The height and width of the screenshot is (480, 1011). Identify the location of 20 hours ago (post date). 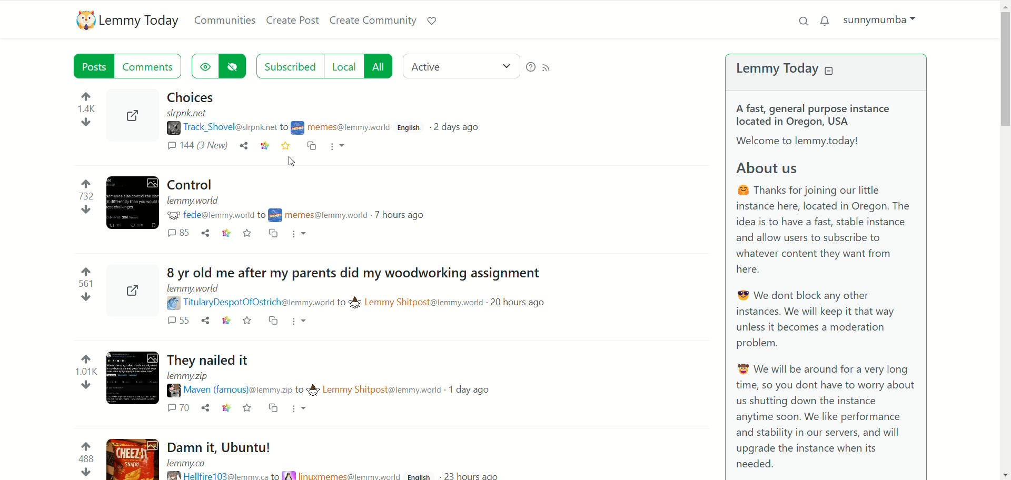
(520, 306).